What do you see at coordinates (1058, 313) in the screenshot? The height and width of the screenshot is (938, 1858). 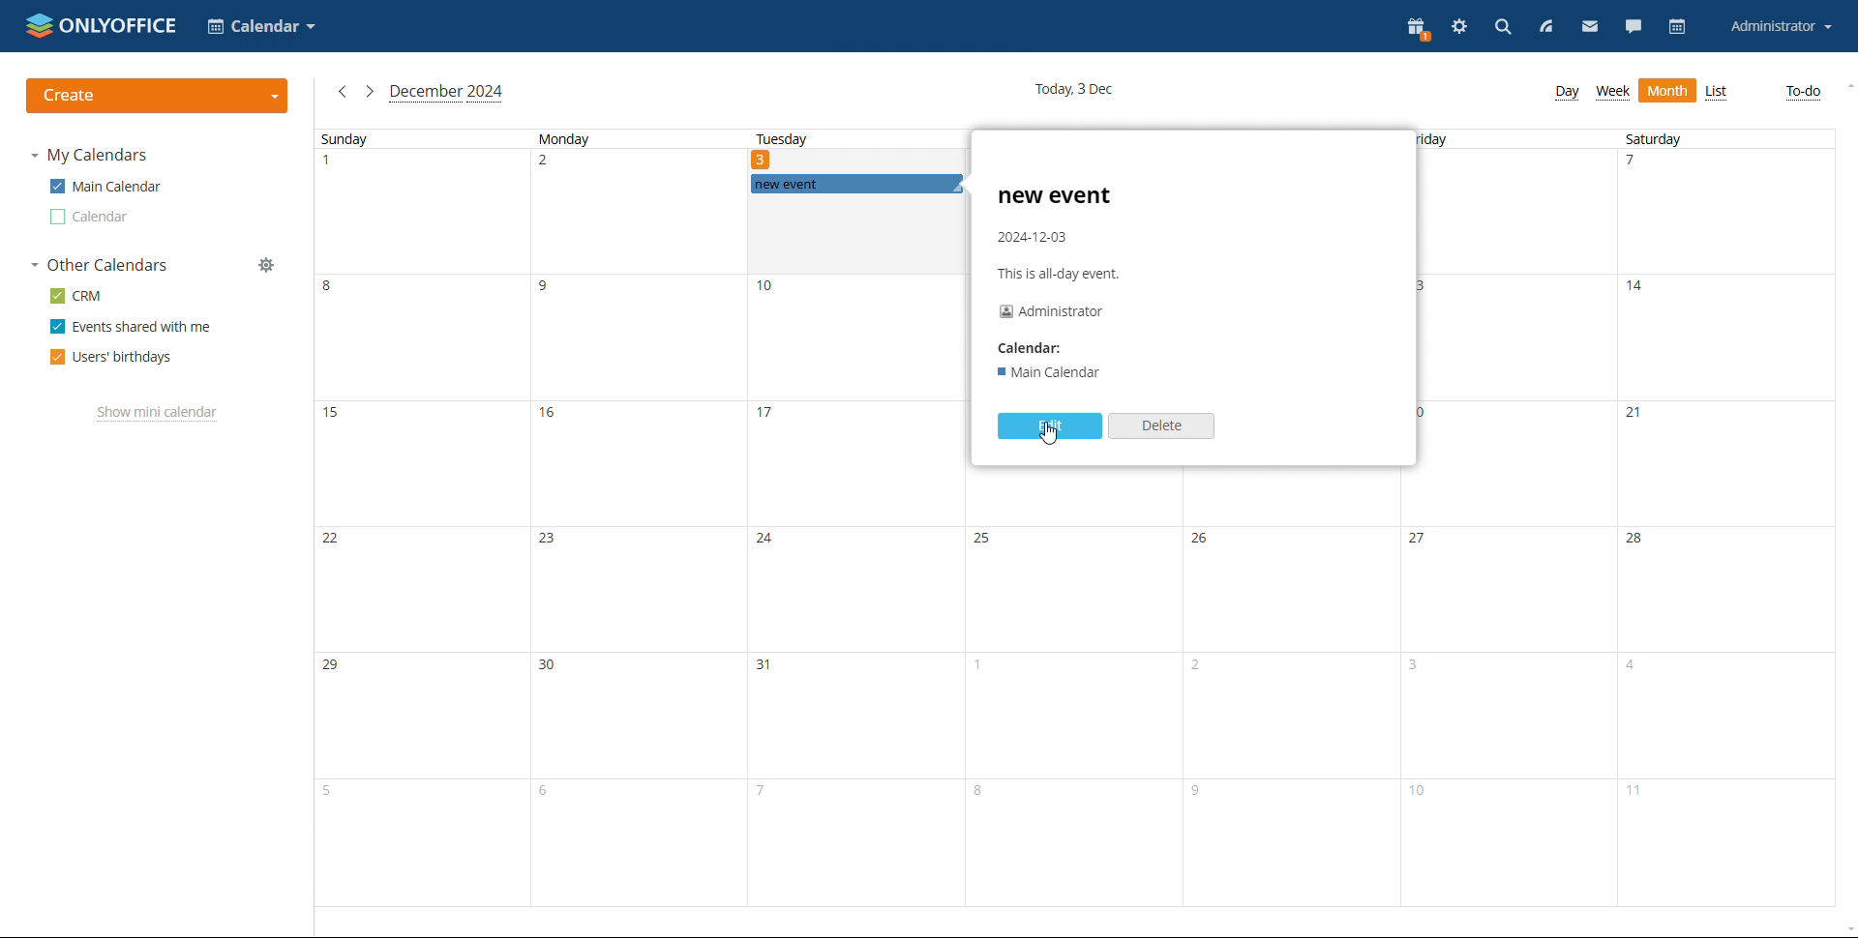 I see `admin` at bounding box center [1058, 313].